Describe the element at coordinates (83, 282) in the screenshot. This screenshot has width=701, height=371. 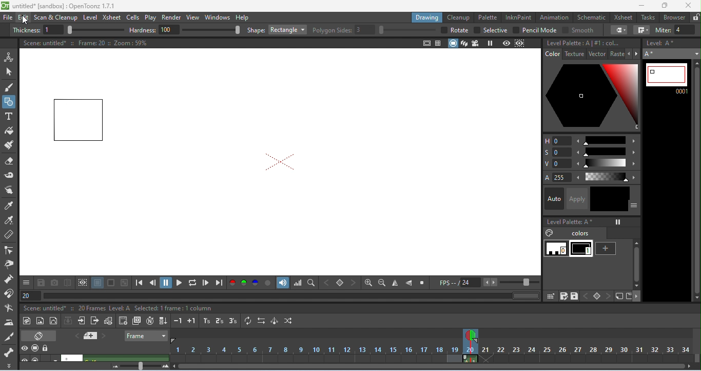
I see `define sub camera` at that location.